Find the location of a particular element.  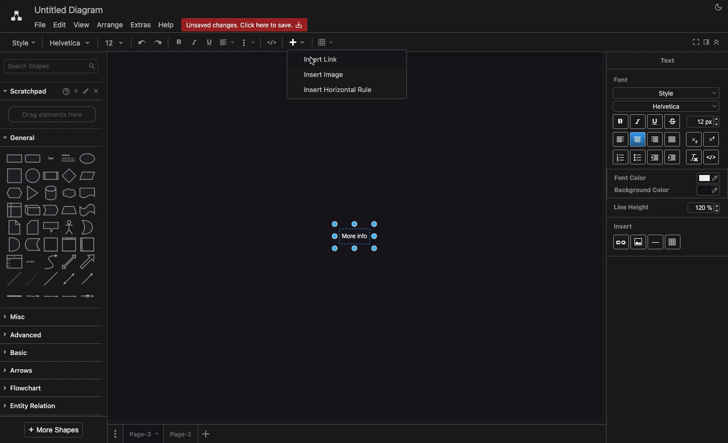

Underline is located at coordinates (208, 42).